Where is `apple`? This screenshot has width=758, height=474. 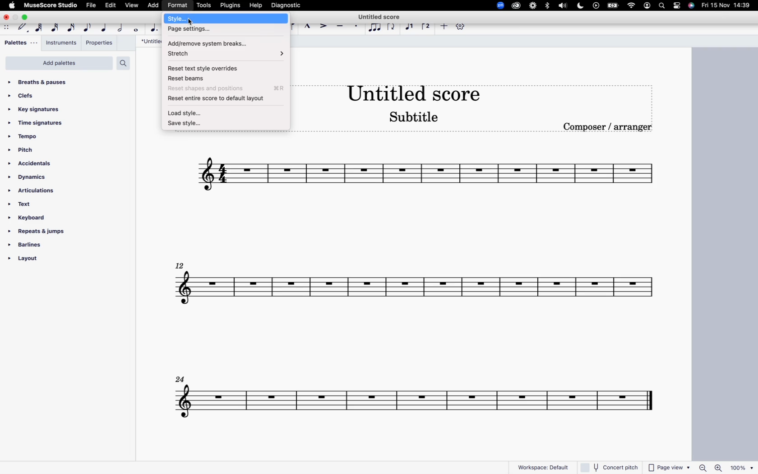
apple is located at coordinates (13, 5).